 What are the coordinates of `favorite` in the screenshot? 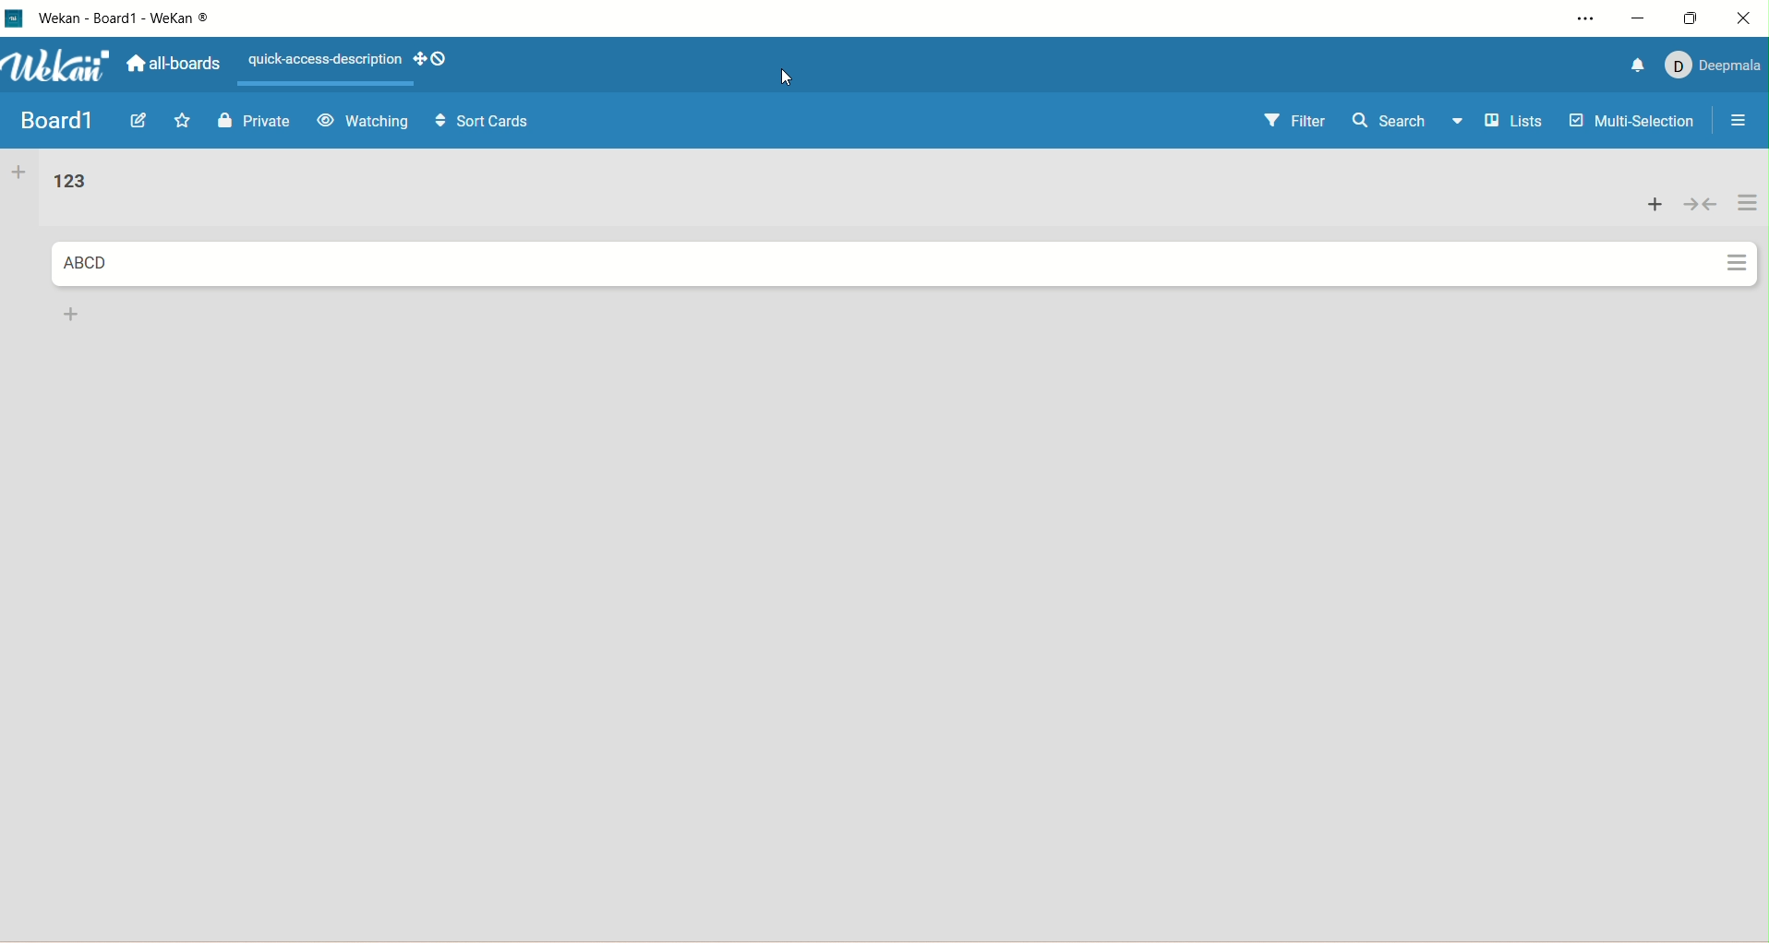 It's located at (188, 122).